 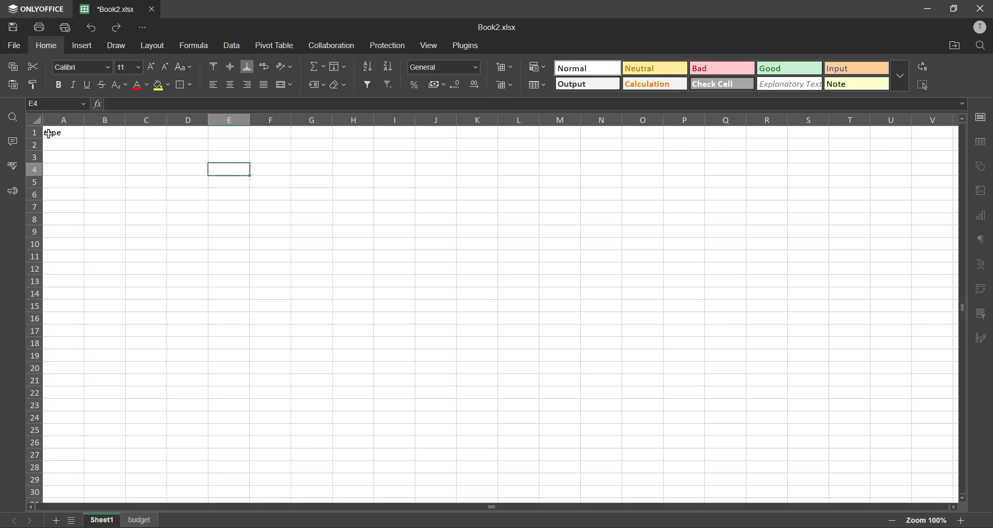 I want to click on input, so click(x=856, y=68).